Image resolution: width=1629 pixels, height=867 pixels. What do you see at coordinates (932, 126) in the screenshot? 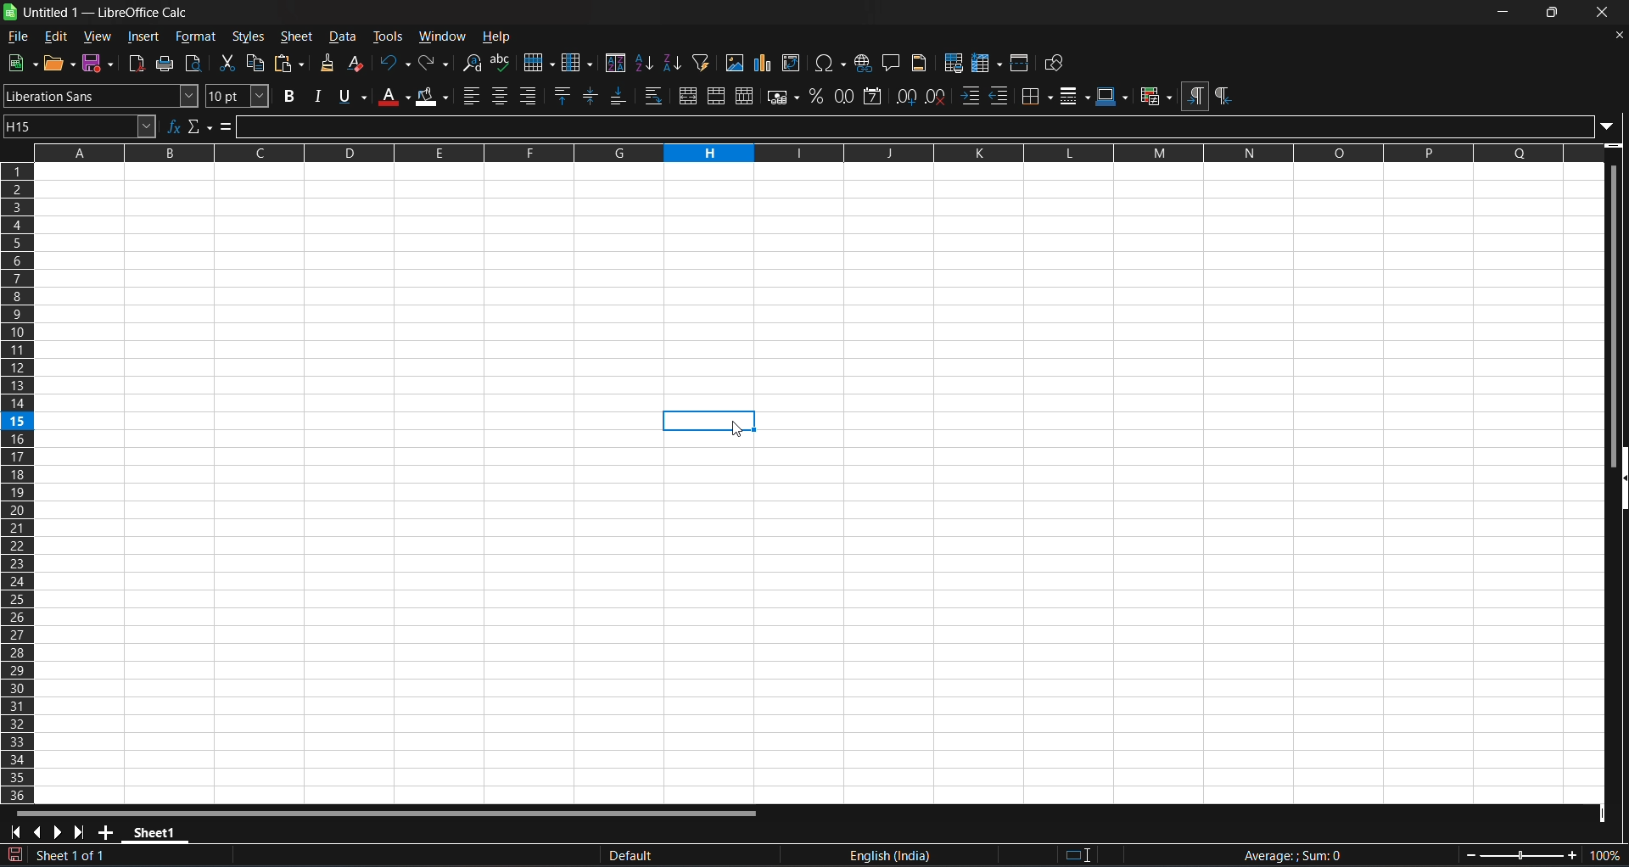
I see `input line` at bounding box center [932, 126].